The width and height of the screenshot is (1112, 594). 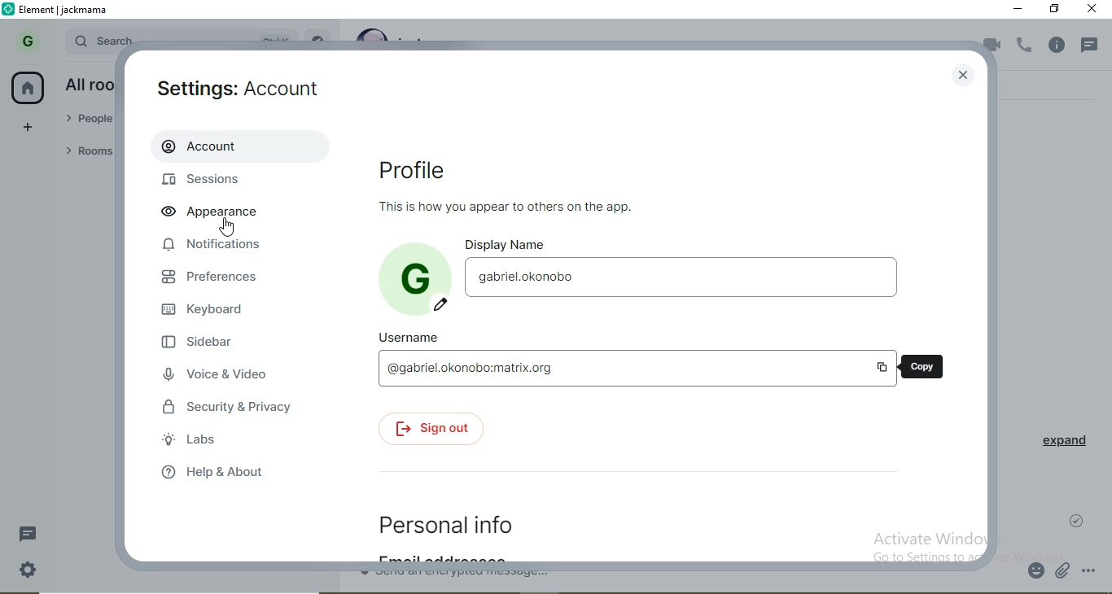 I want to click on appearance, so click(x=205, y=210).